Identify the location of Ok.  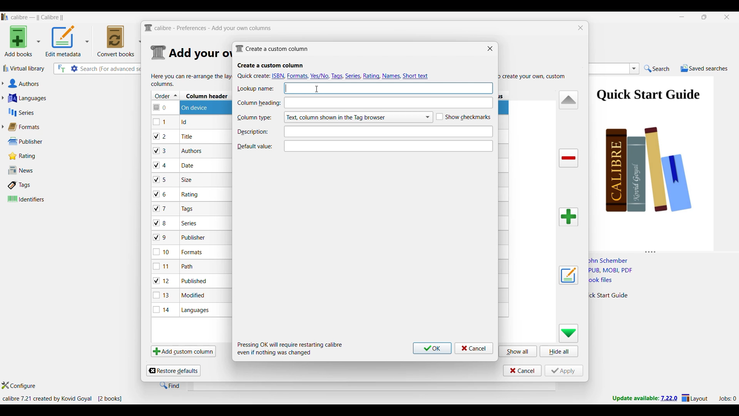
(432, 348).